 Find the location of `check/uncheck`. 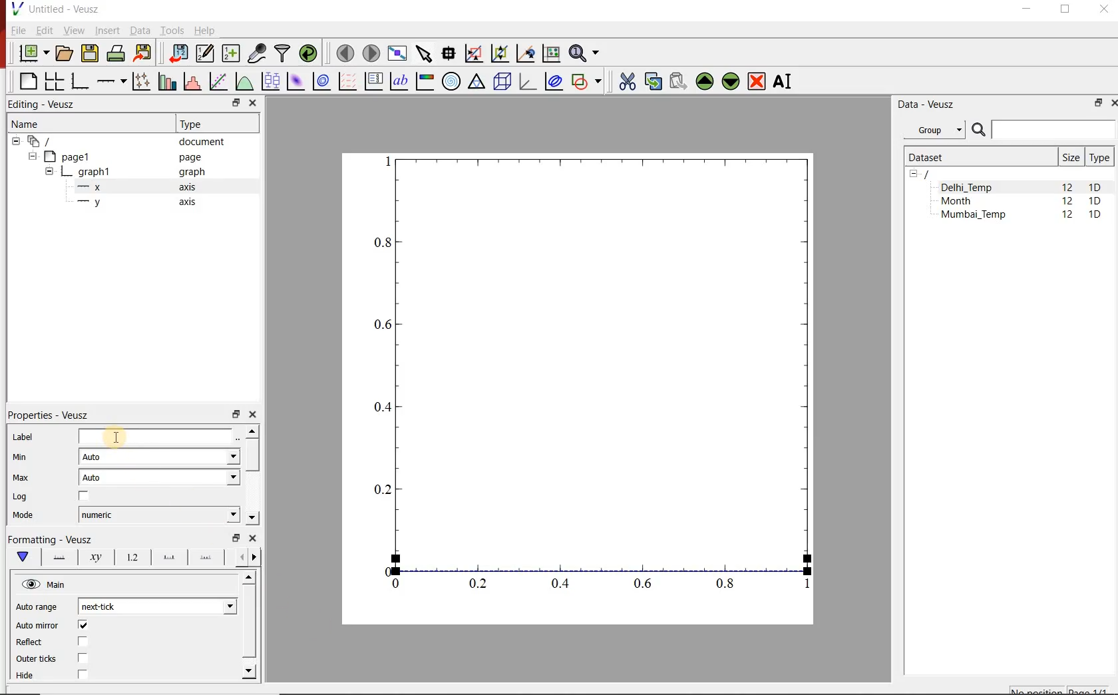

check/uncheck is located at coordinates (83, 642).